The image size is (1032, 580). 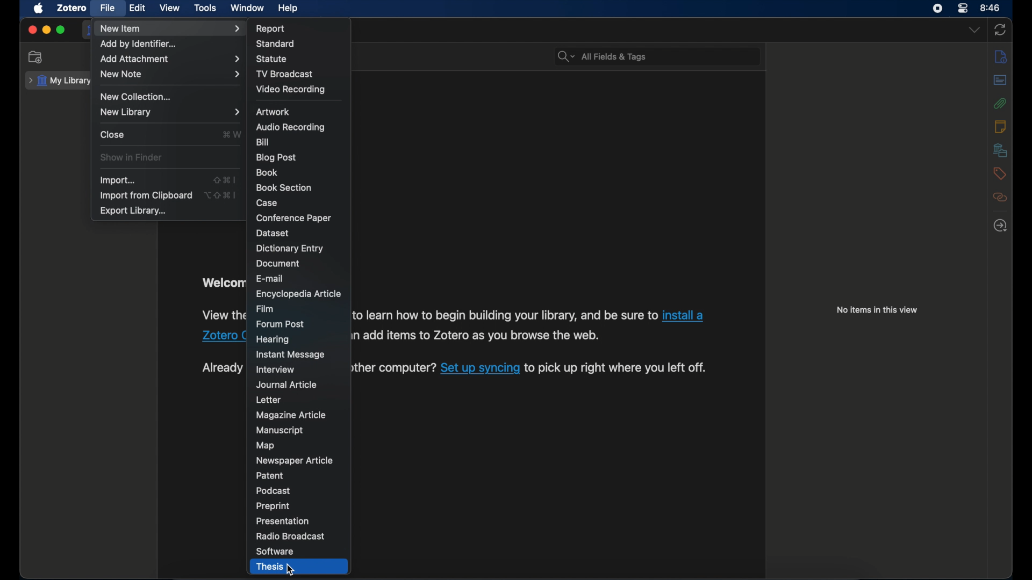 I want to click on sync, so click(x=1000, y=30).